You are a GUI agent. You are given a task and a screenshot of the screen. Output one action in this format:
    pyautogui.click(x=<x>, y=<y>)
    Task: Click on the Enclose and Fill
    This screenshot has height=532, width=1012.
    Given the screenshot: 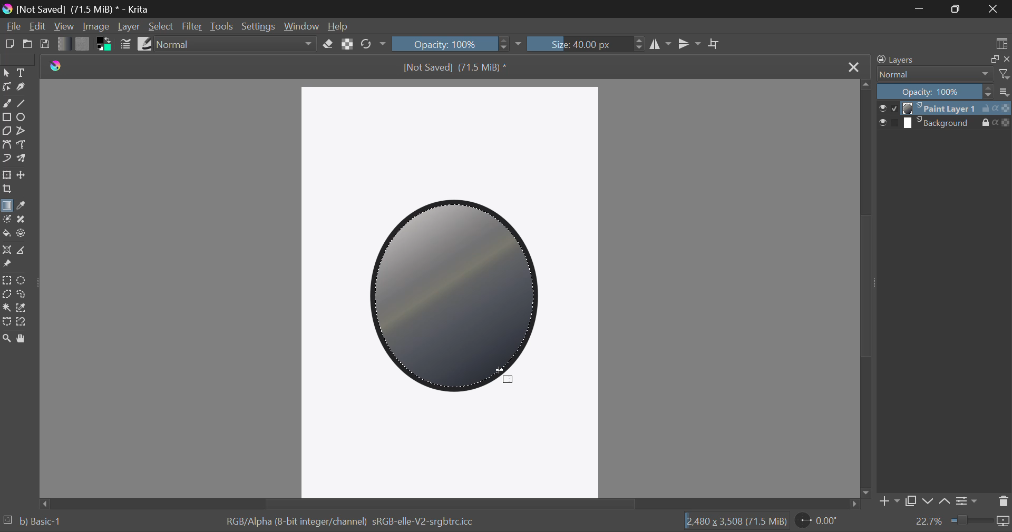 What is the action you would take?
    pyautogui.click(x=25, y=233)
    